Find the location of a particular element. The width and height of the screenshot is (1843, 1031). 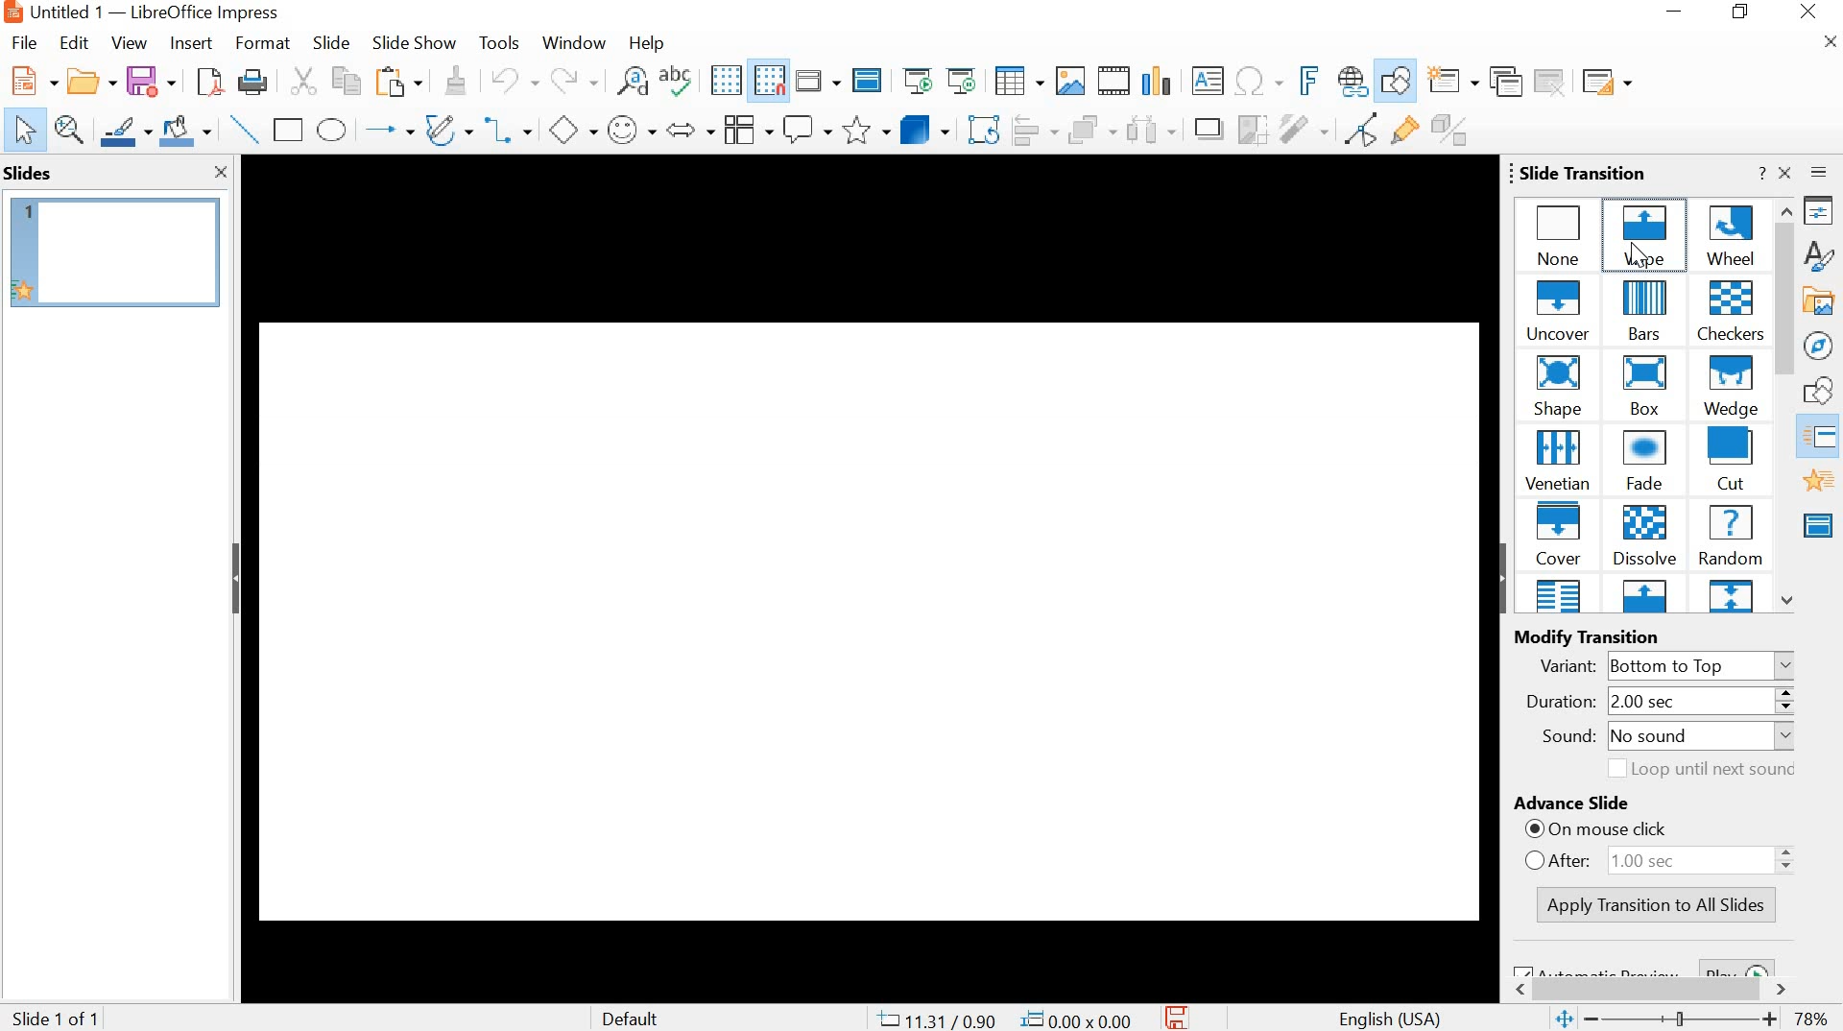

NAVIGATOR is located at coordinates (1820, 347).